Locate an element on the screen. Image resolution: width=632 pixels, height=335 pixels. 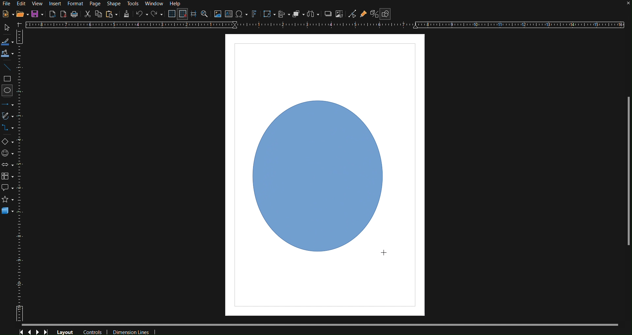
Edit is located at coordinates (21, 3).